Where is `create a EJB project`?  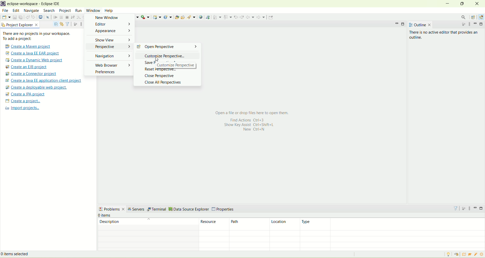
create a EJB project is located at coordinates (28, 67).